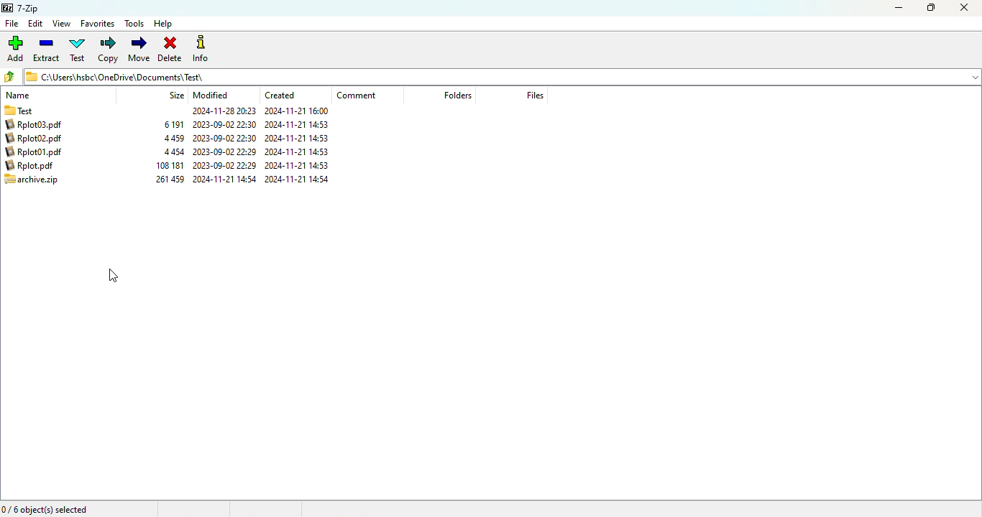 The height and width of the screenshot is (517, 982). Describe the element at coordinates (299, 124) in the screenshot. I see `2024-11-21 14:54` at that location.